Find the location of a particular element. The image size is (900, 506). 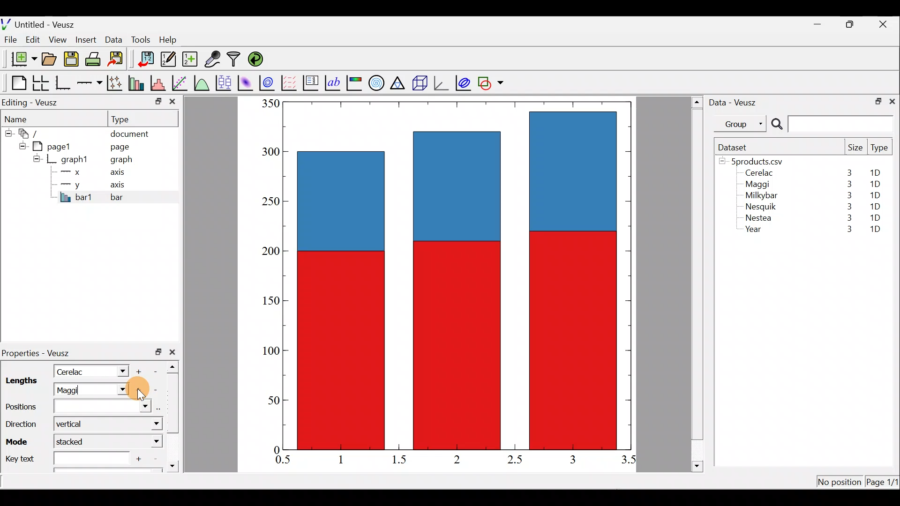

Save the document is located at coordinates (72, 61).